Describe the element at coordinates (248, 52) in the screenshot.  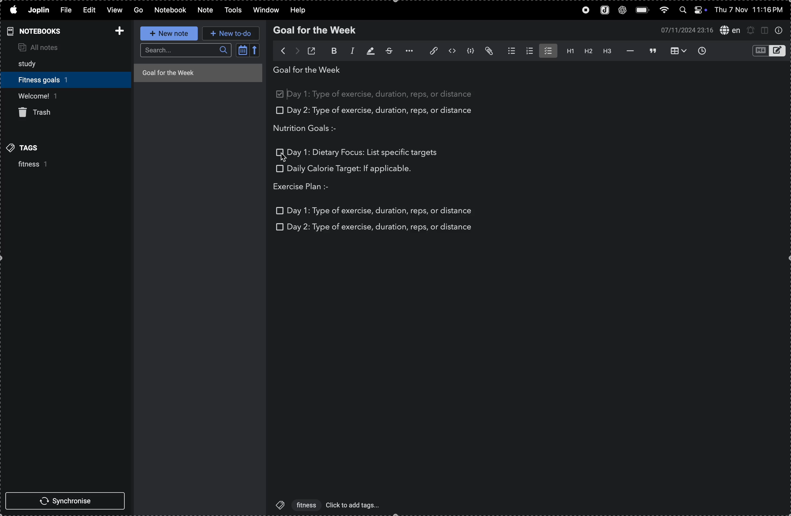
I see `calendar` at that location.